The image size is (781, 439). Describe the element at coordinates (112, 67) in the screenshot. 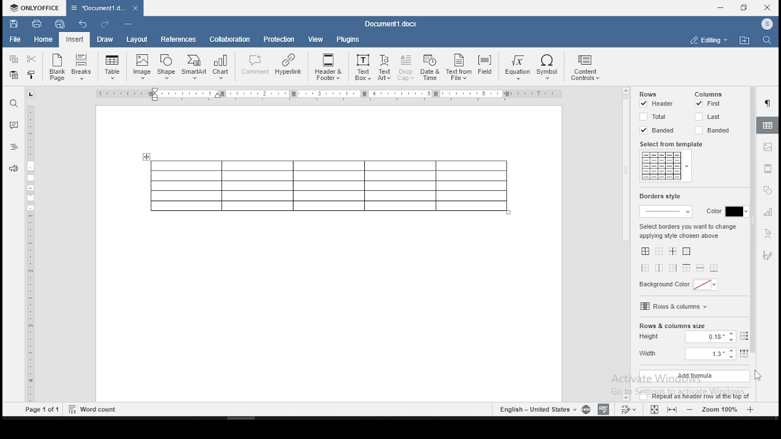

I see `insert a table` at that location.